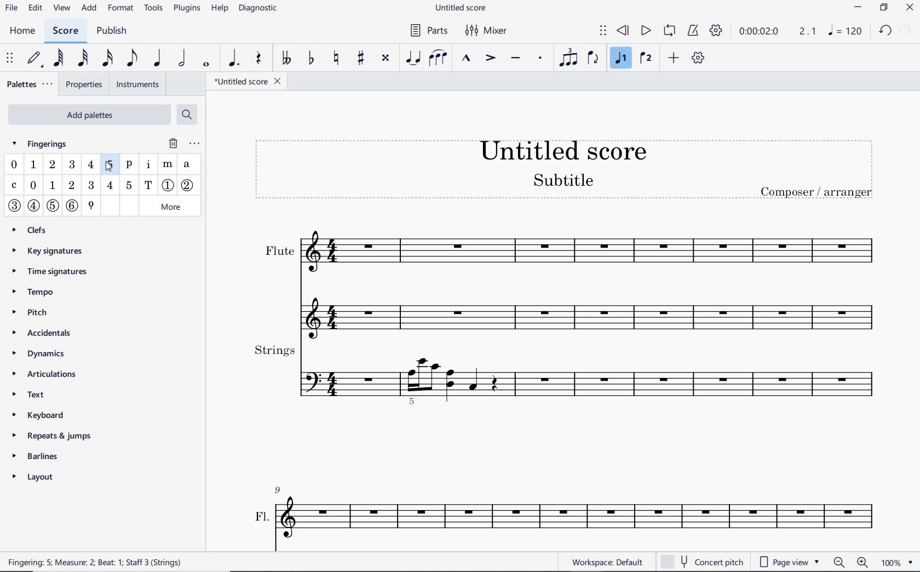  Describe the element at coordinates (52, 185) in the screenshot. I see `LH GUITAR FINGERING 1` at that location.